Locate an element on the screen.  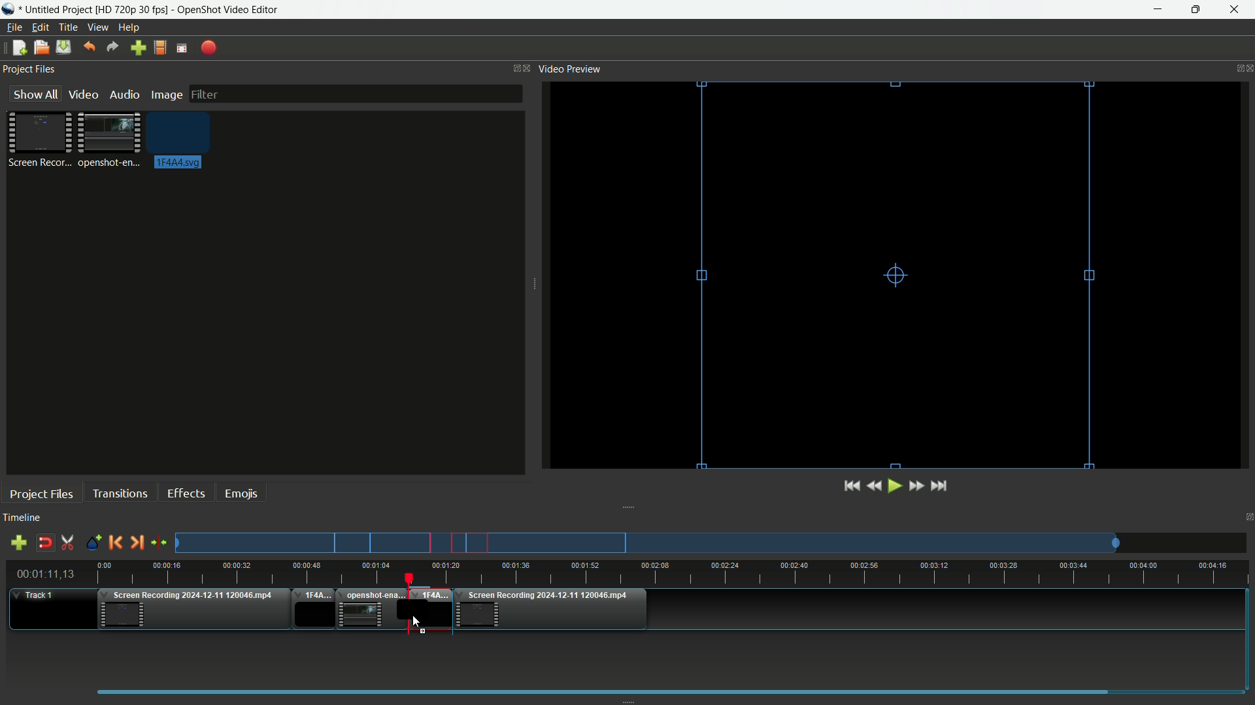
Jump to start is located at coordinates (850, 486).